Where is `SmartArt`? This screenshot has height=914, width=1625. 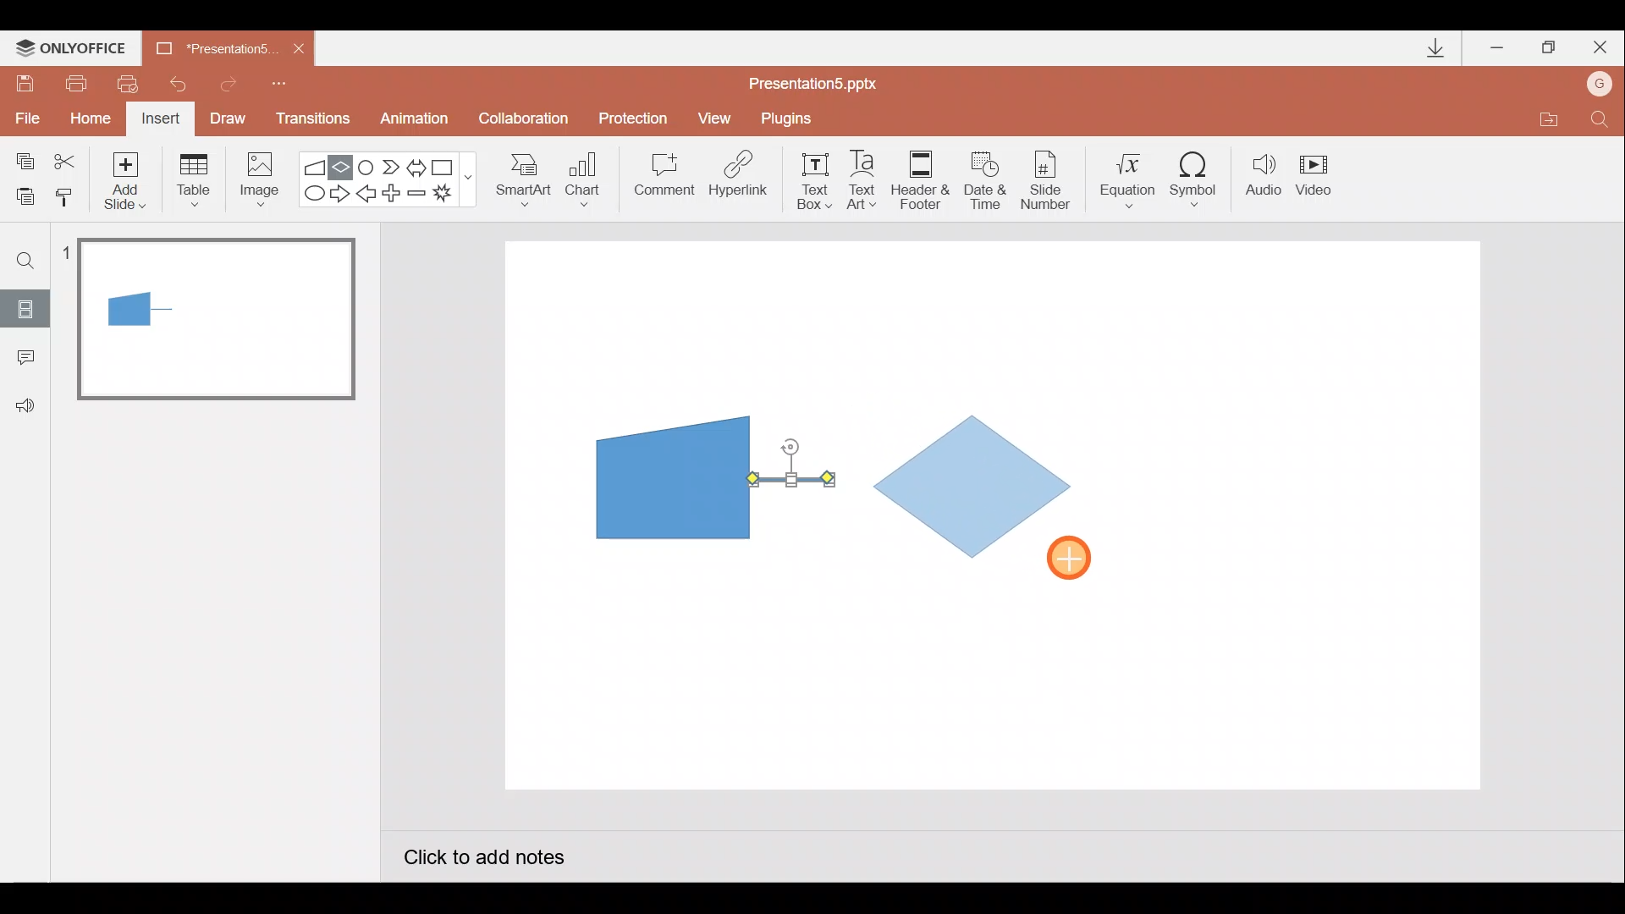 SmartArt is located at coordinates (517, 179).